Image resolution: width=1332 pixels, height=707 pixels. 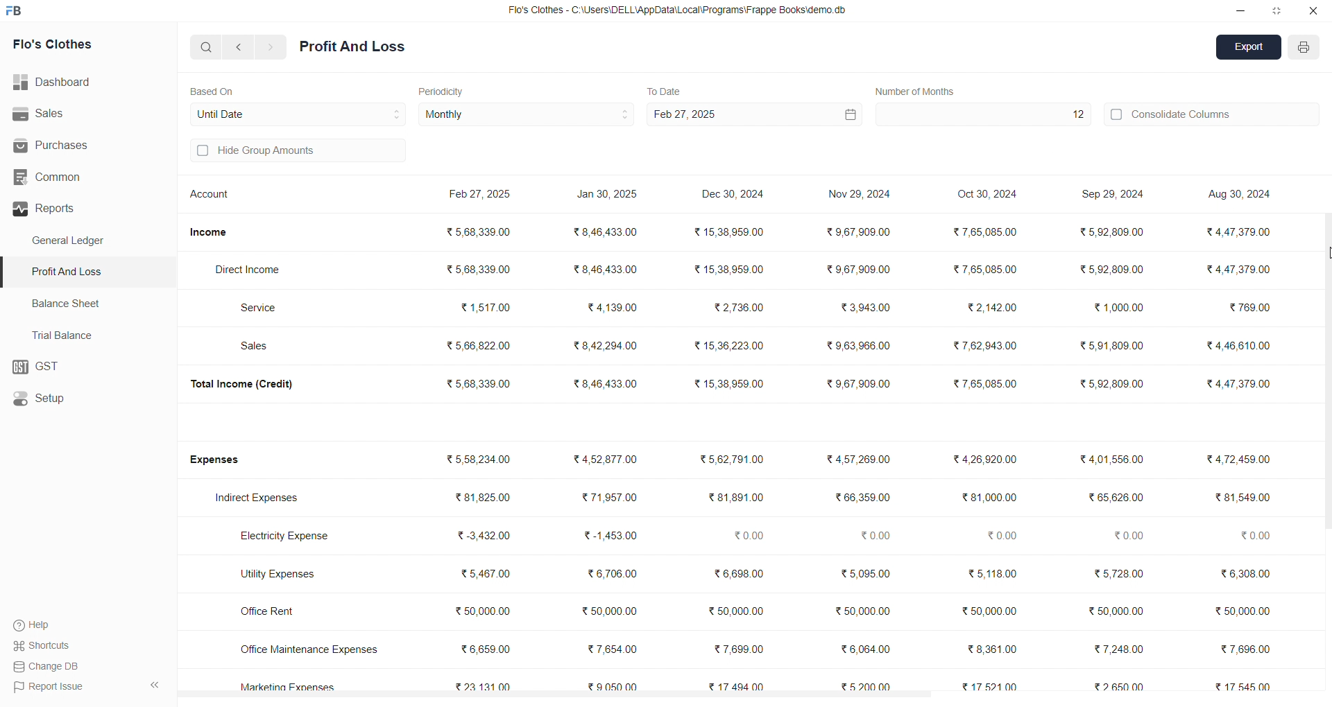 What do you see at coordinates (486, 536) in the screenshot?
I see `₹3,432.00` at bounding box center [486, 536].